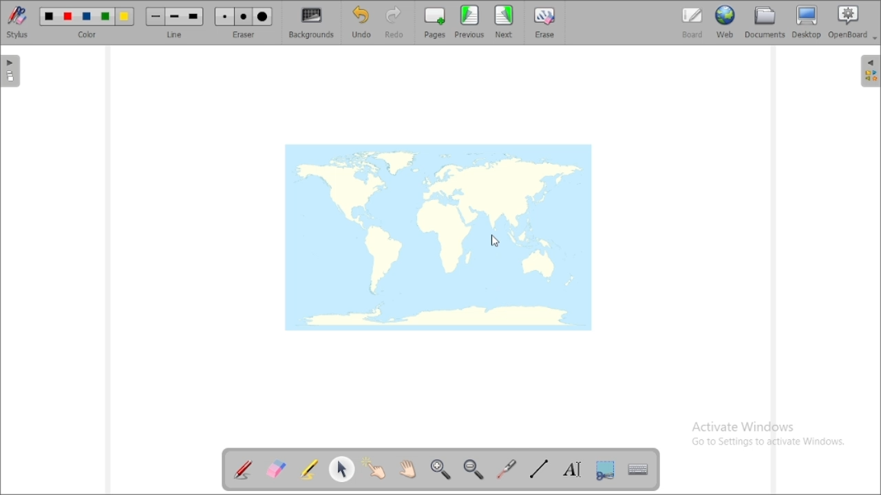  Describe the element at coordinates (692, 23) in the screenshot. I see `board` at that location.